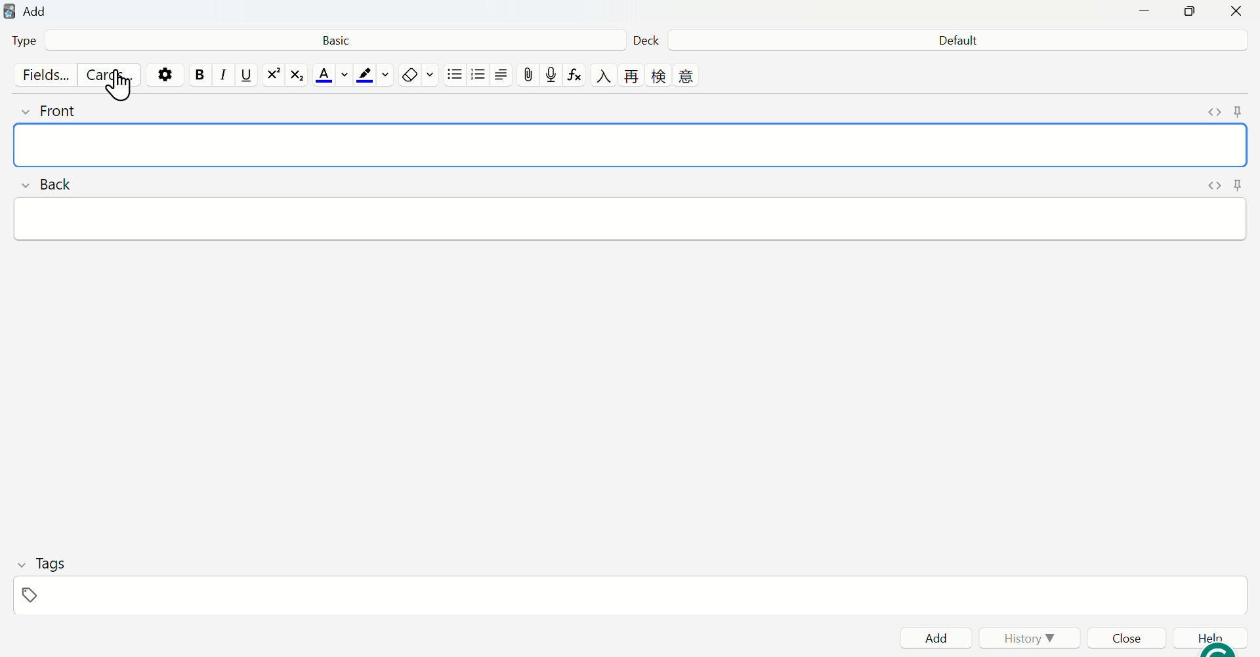 Image resolution: width=1260 pixels, height=657 pixels. What do you see at coordinates (631, 144) in the screenshot?
I see `Front` at bounding box center [631, 144].